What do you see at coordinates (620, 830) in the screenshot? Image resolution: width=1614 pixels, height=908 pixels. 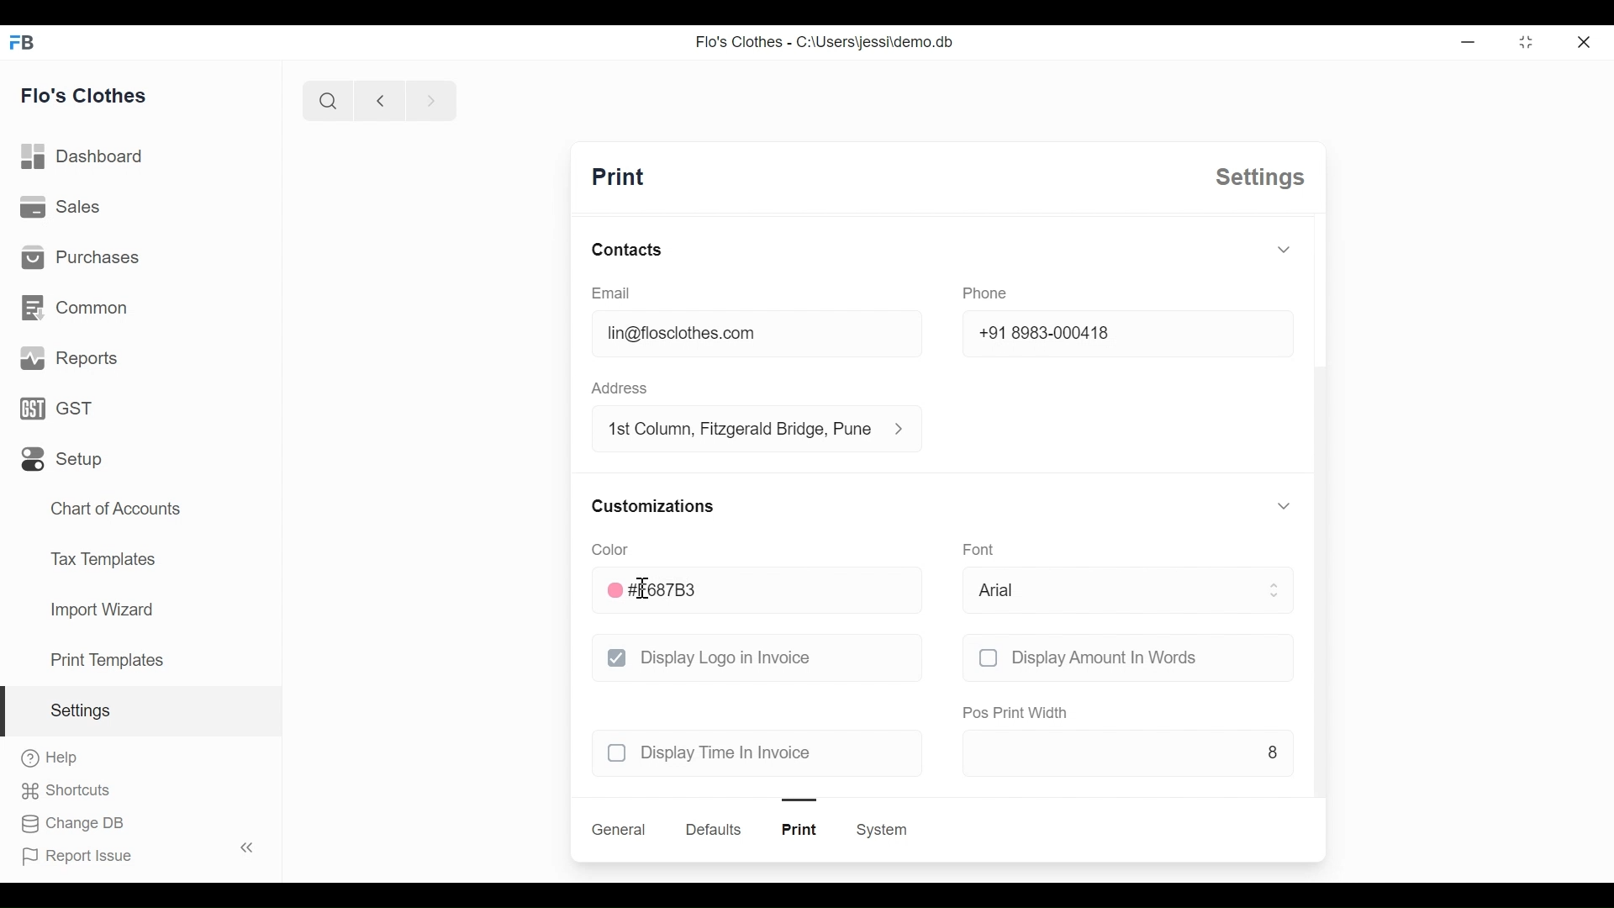 I see `general` at bounding box center [620, 830].